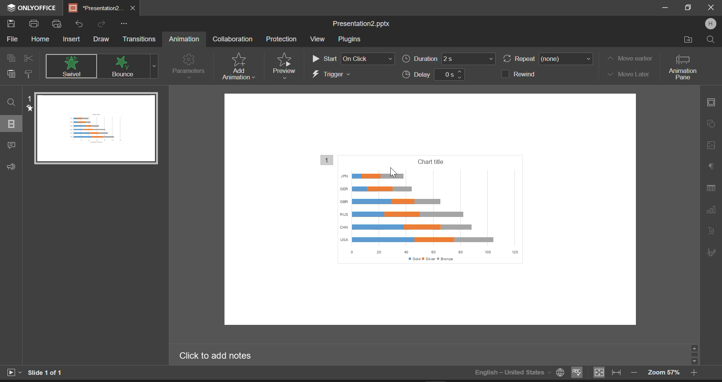  Describe the element at coordinates (93, 128) in the screenshot. I see `Animation Applied to Slide 1` at that location.